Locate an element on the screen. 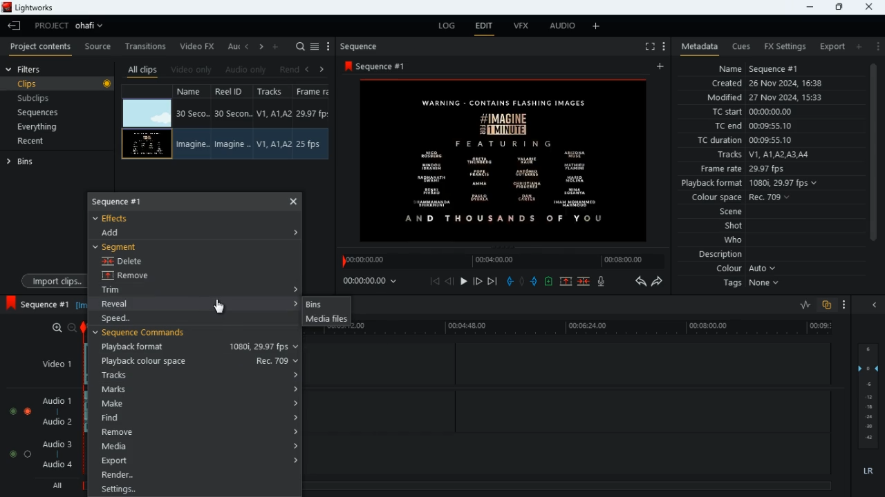 The image size is (885, 497). frame rate is located at coordinates (757, 168).